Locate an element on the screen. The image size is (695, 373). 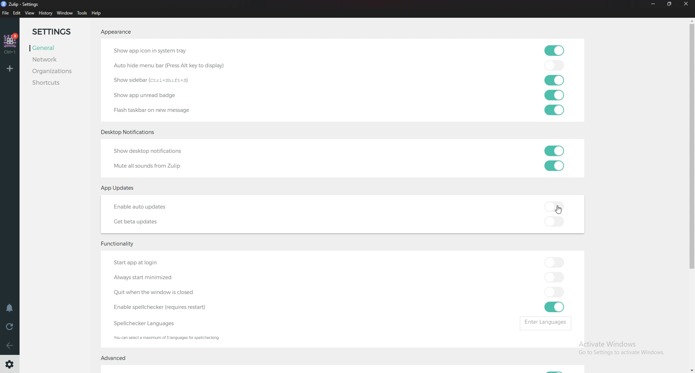
toggle is located at coordinates (553, 221).